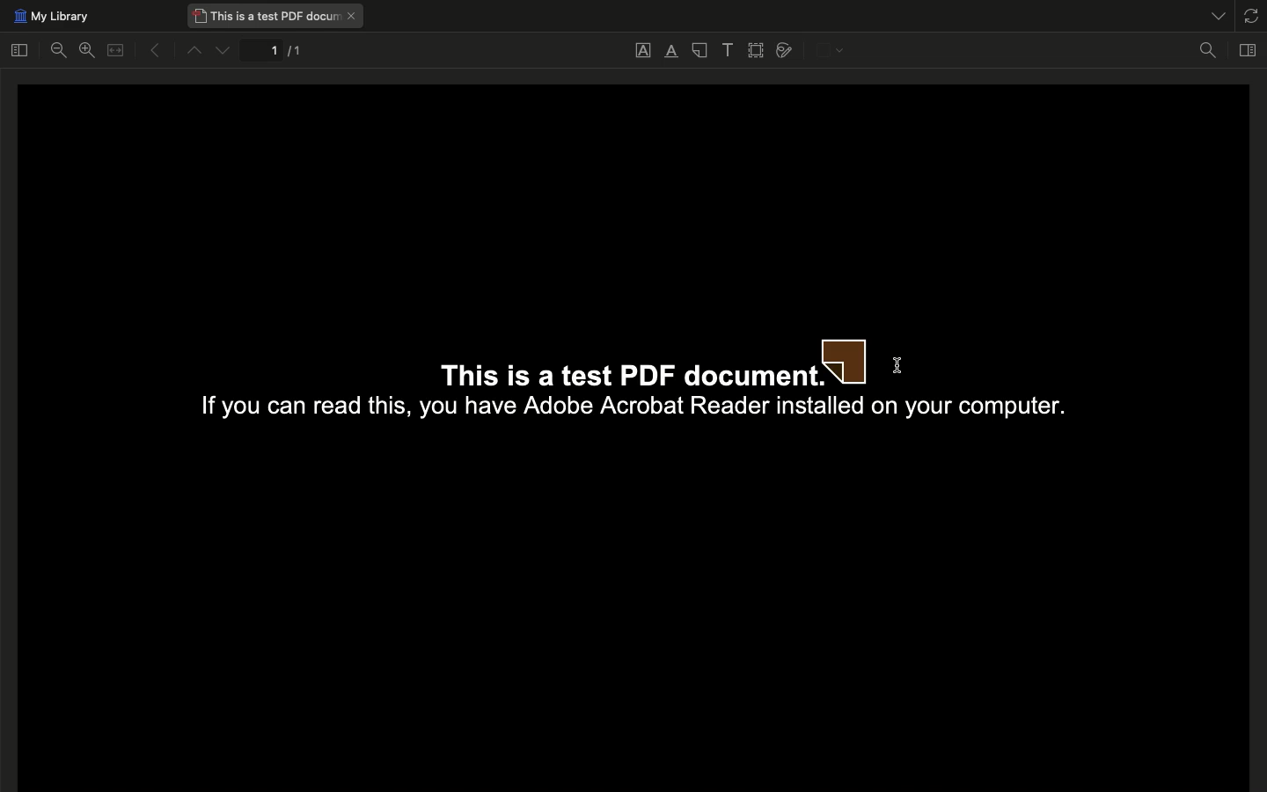  Describe the element at coordinates (610, 368) in the screenshot. I see `This is a test PDF documen` at that location.